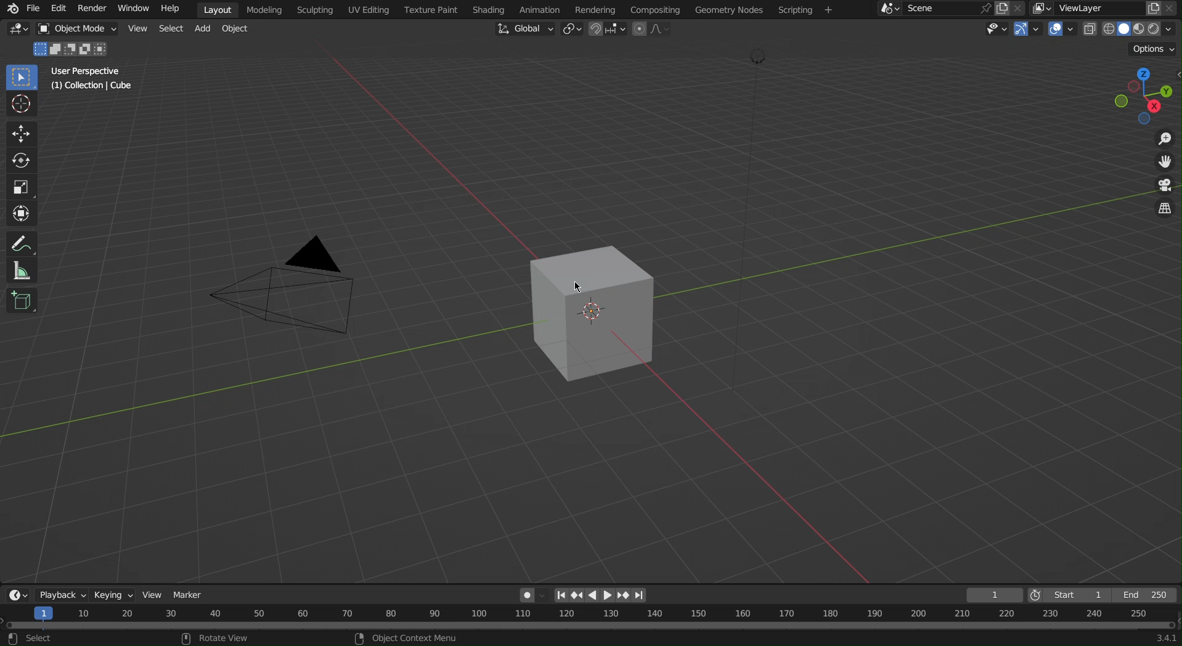 Image resolution: width=1182 pixels, height=646 pixels. Describe the element at coordinates (656, 30) in the screenshot. I see `Proportional Editing` at that location.